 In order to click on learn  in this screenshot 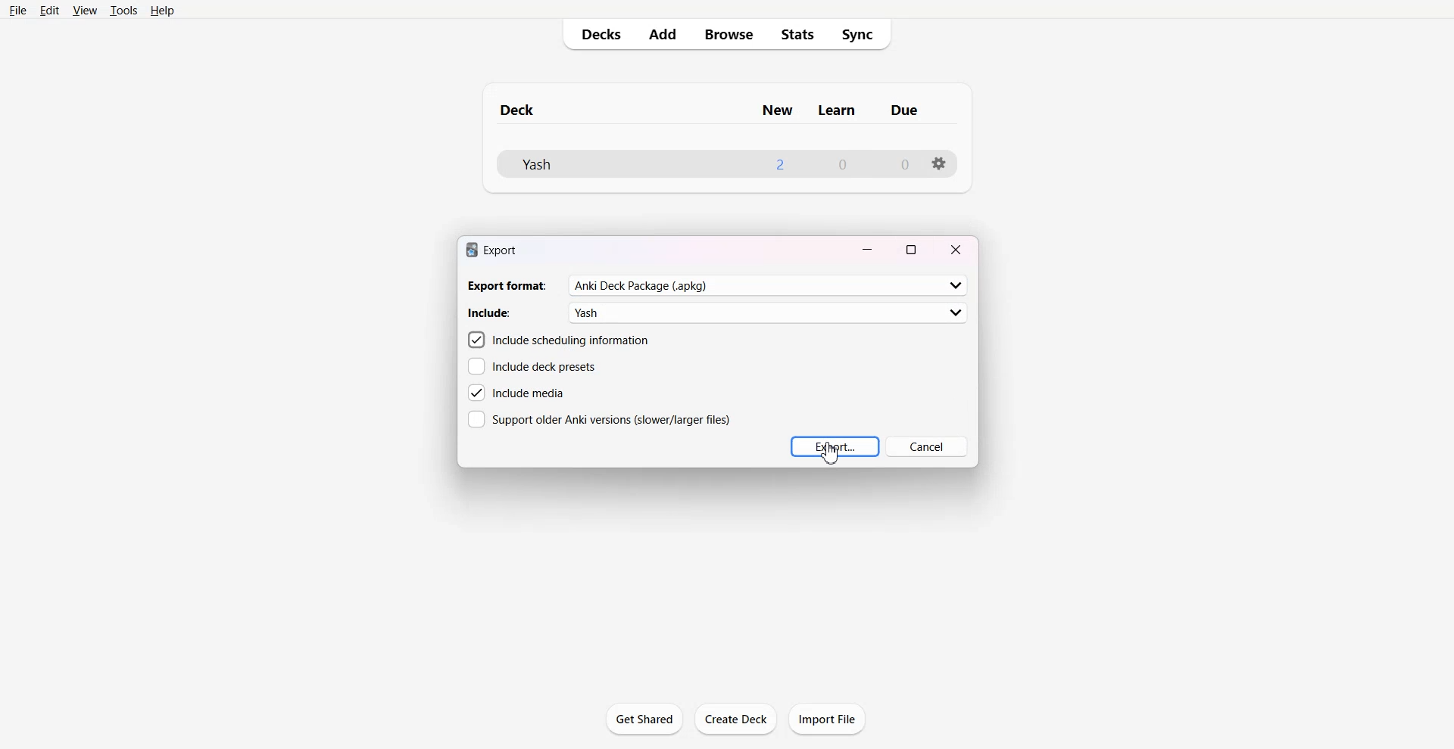, I will do `click(838, 110)`.